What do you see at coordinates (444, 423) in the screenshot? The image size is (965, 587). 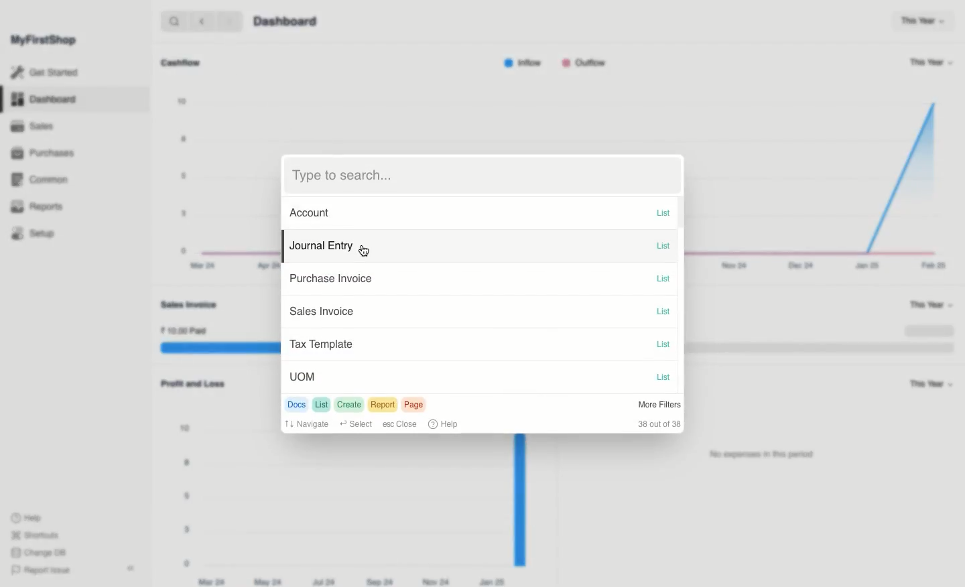 I see `Help` at bounding box center [444, 423].